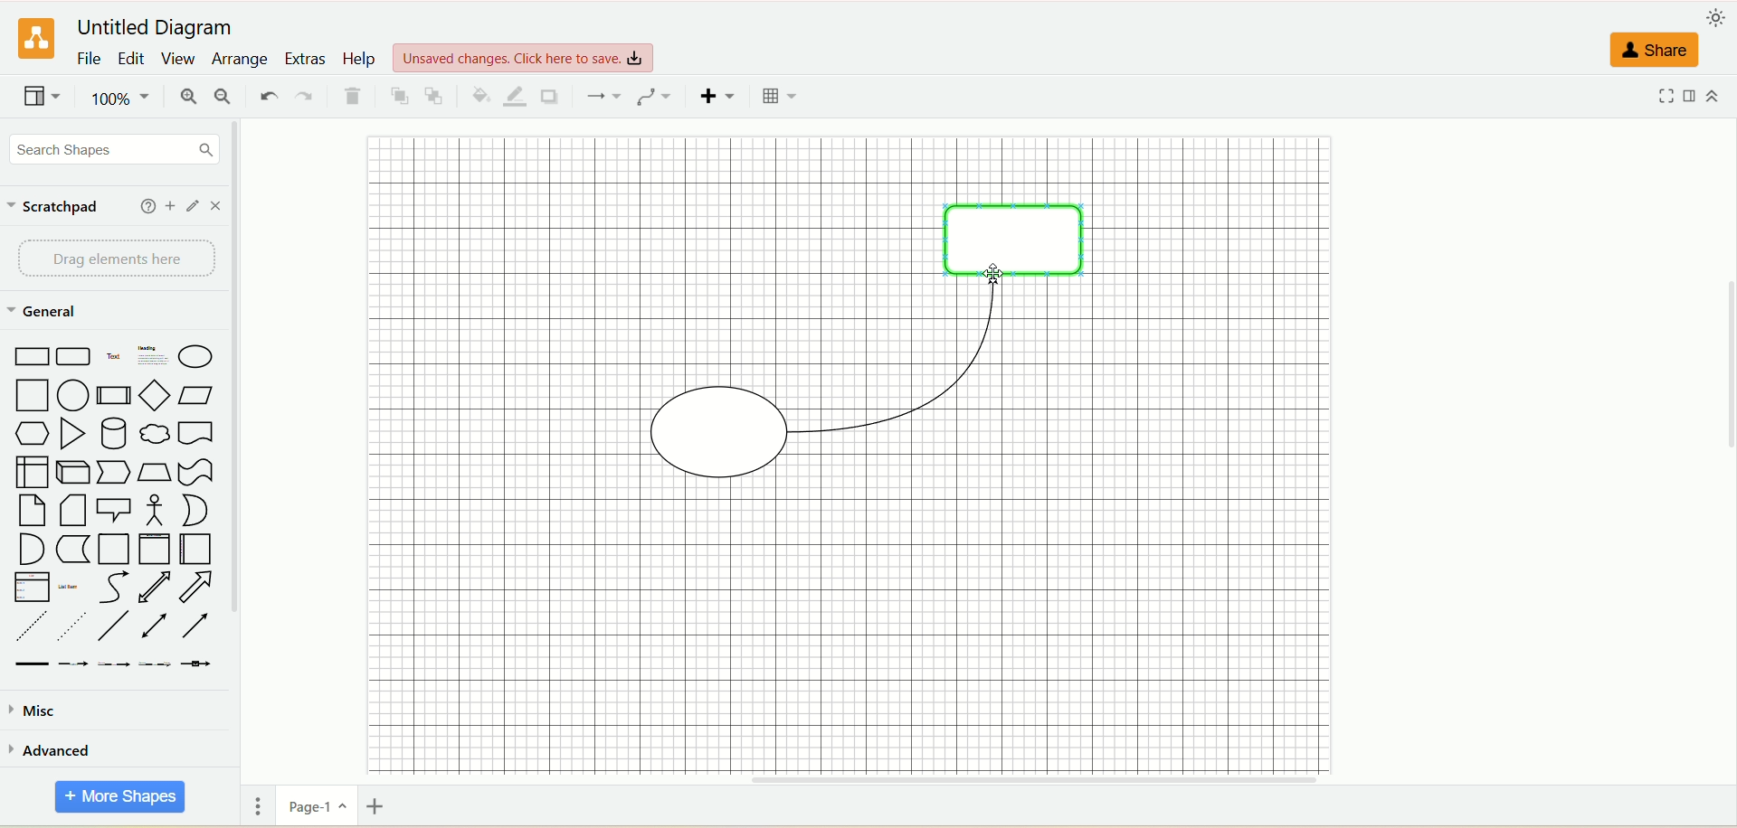  Describe the element at coordinates (194, 206) in the screenshot. I see `edit` at that location.